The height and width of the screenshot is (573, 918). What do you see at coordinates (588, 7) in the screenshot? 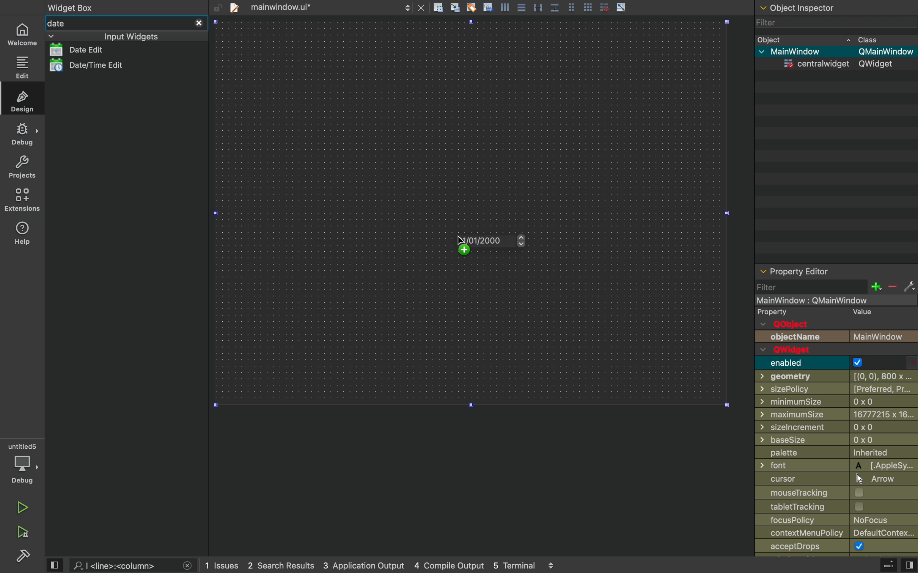
I see `grid view large` at bounding box center [588, 7].